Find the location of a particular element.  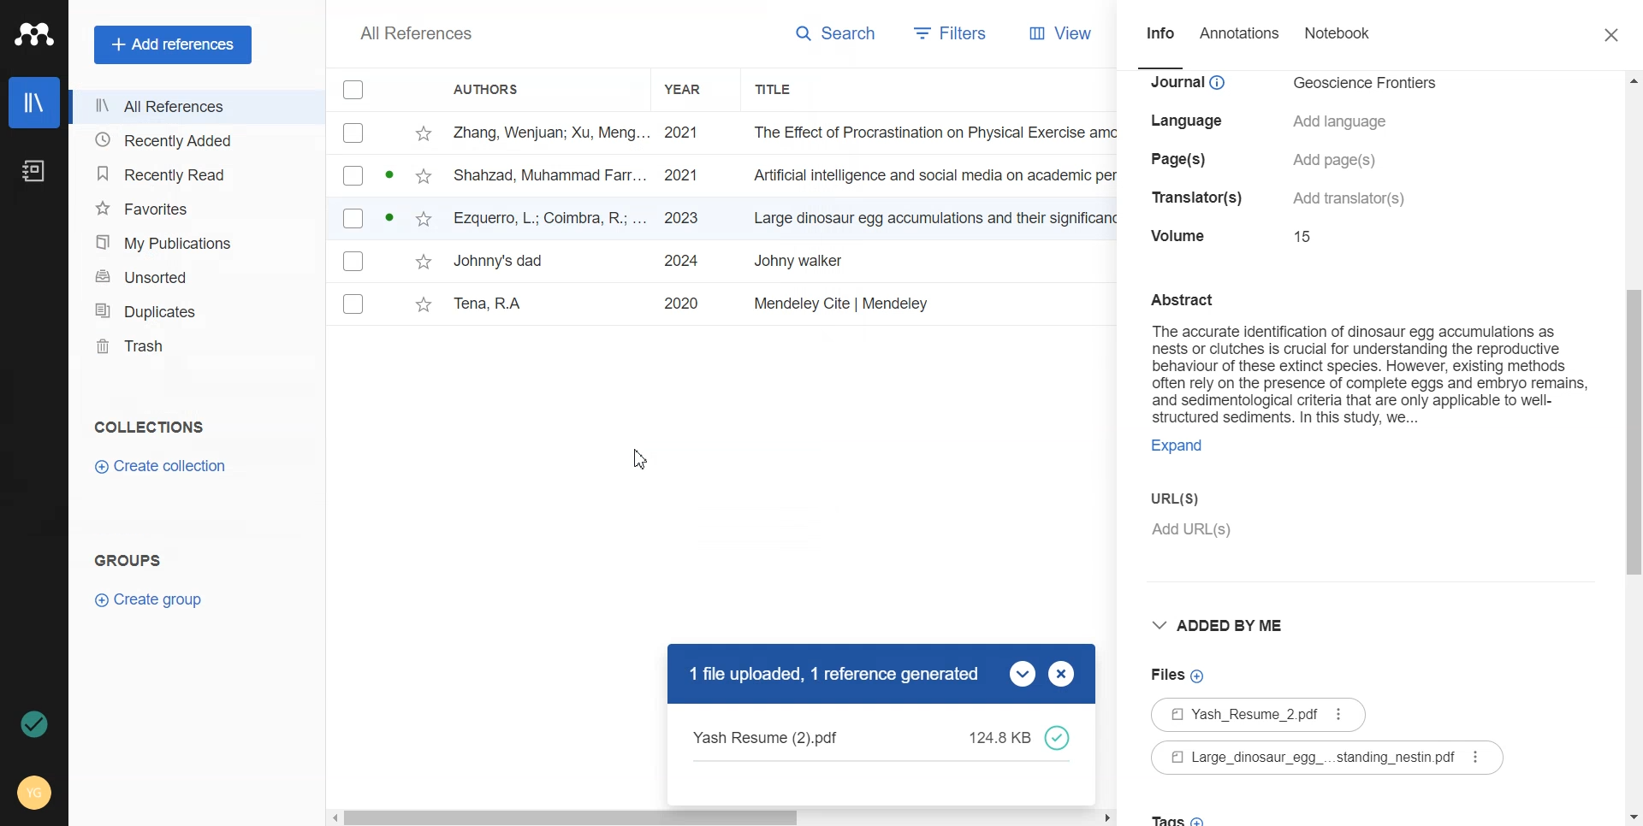

Search  is located at coordinates (835, 32).